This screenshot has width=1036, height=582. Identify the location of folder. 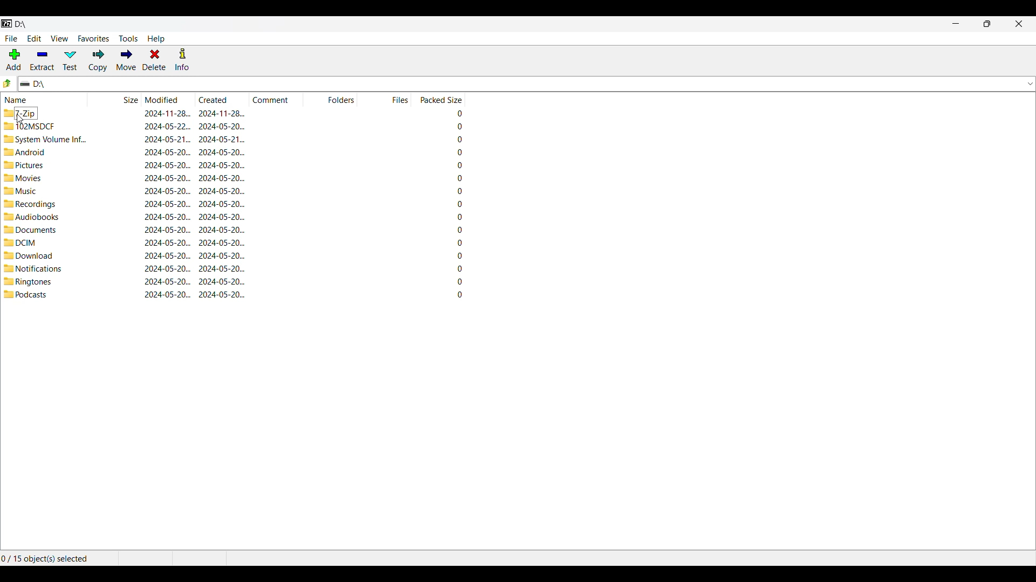
(24, 164).